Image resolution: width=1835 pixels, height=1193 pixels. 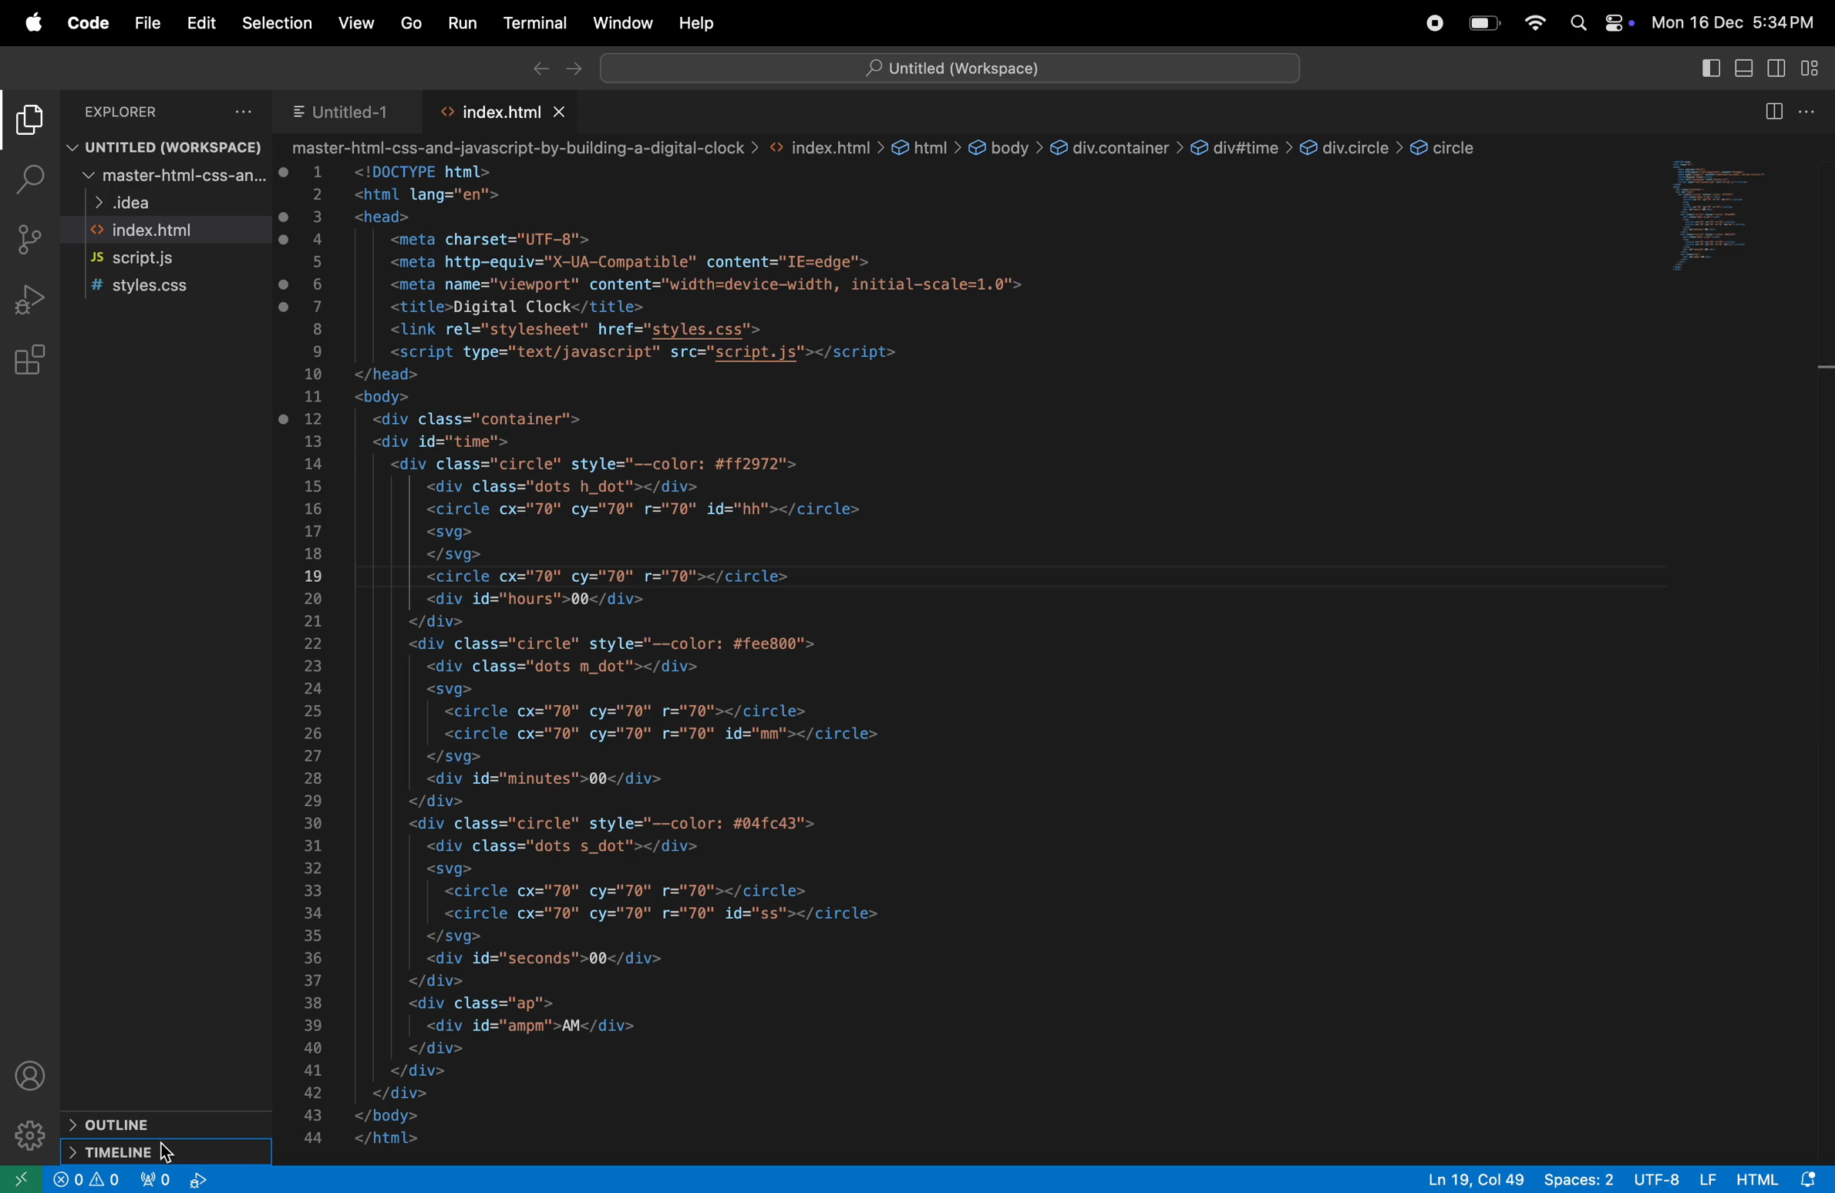 I want to click on <circle cx="70" cy="70" r="70"></circle>, so click(x=646, y=889).